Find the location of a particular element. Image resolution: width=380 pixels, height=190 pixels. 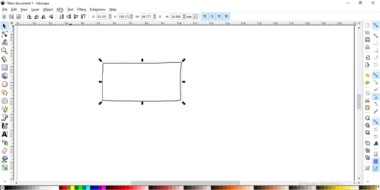

 is located at coordinates (376, 121).